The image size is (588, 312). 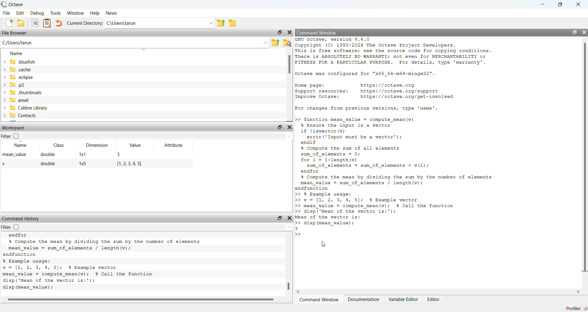 I want to click on Attribute, so click(x=174, y=145).